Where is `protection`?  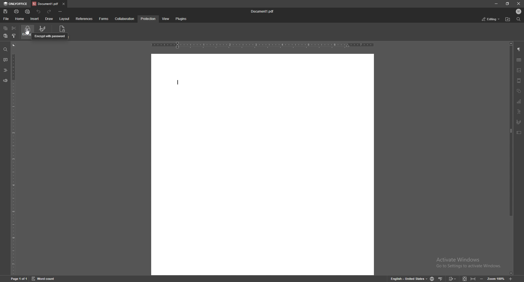
protection is located at coordinates (148, 19).